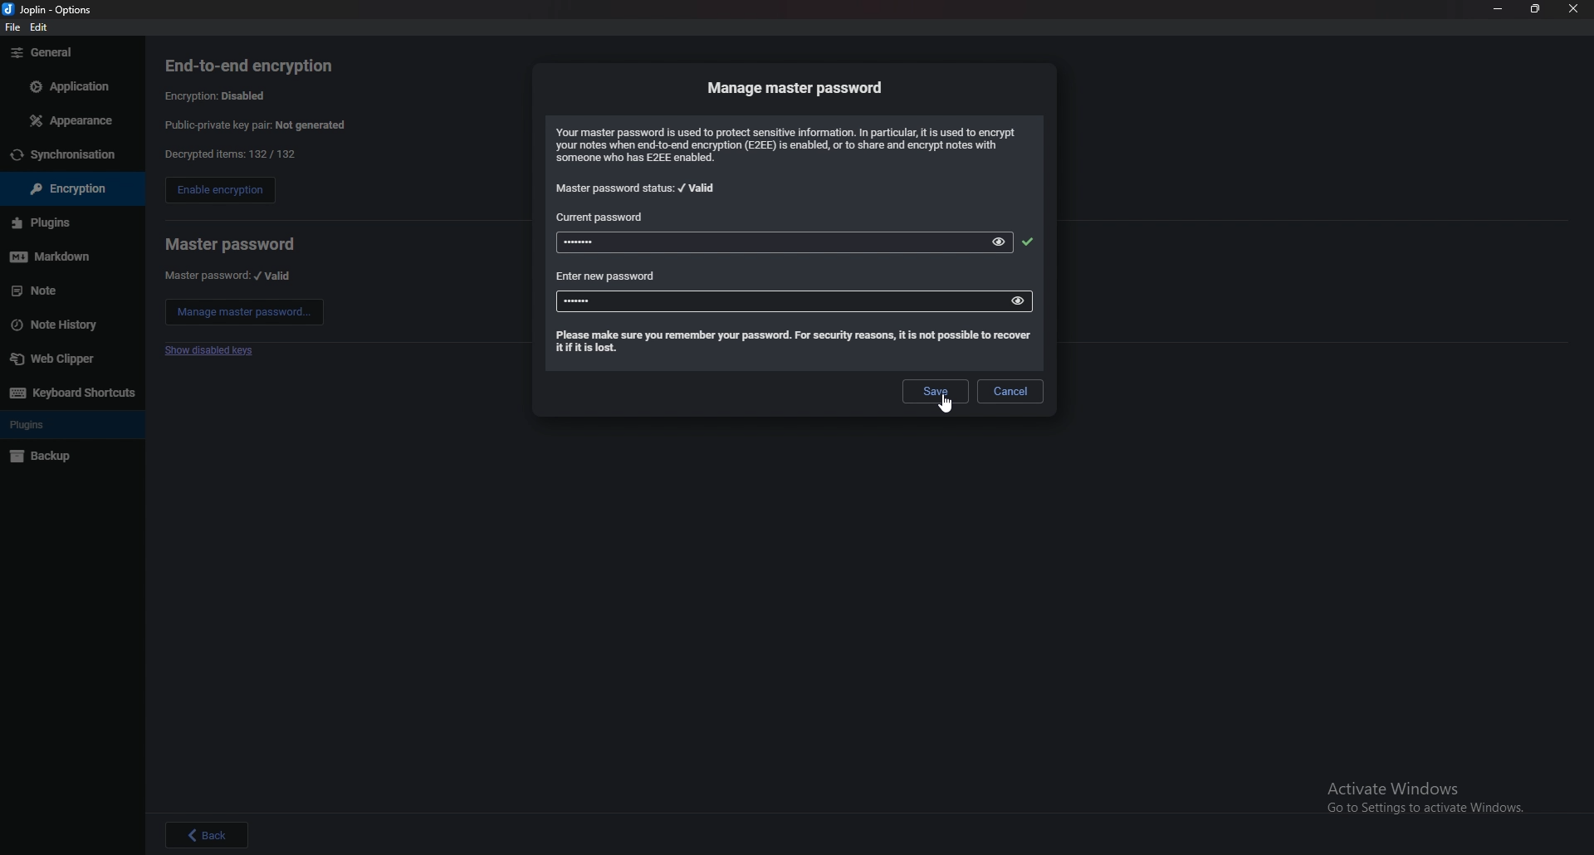 Image resolution: width=1594 pixels, height=855 pixels. I want to click on file, so click(13, 29).